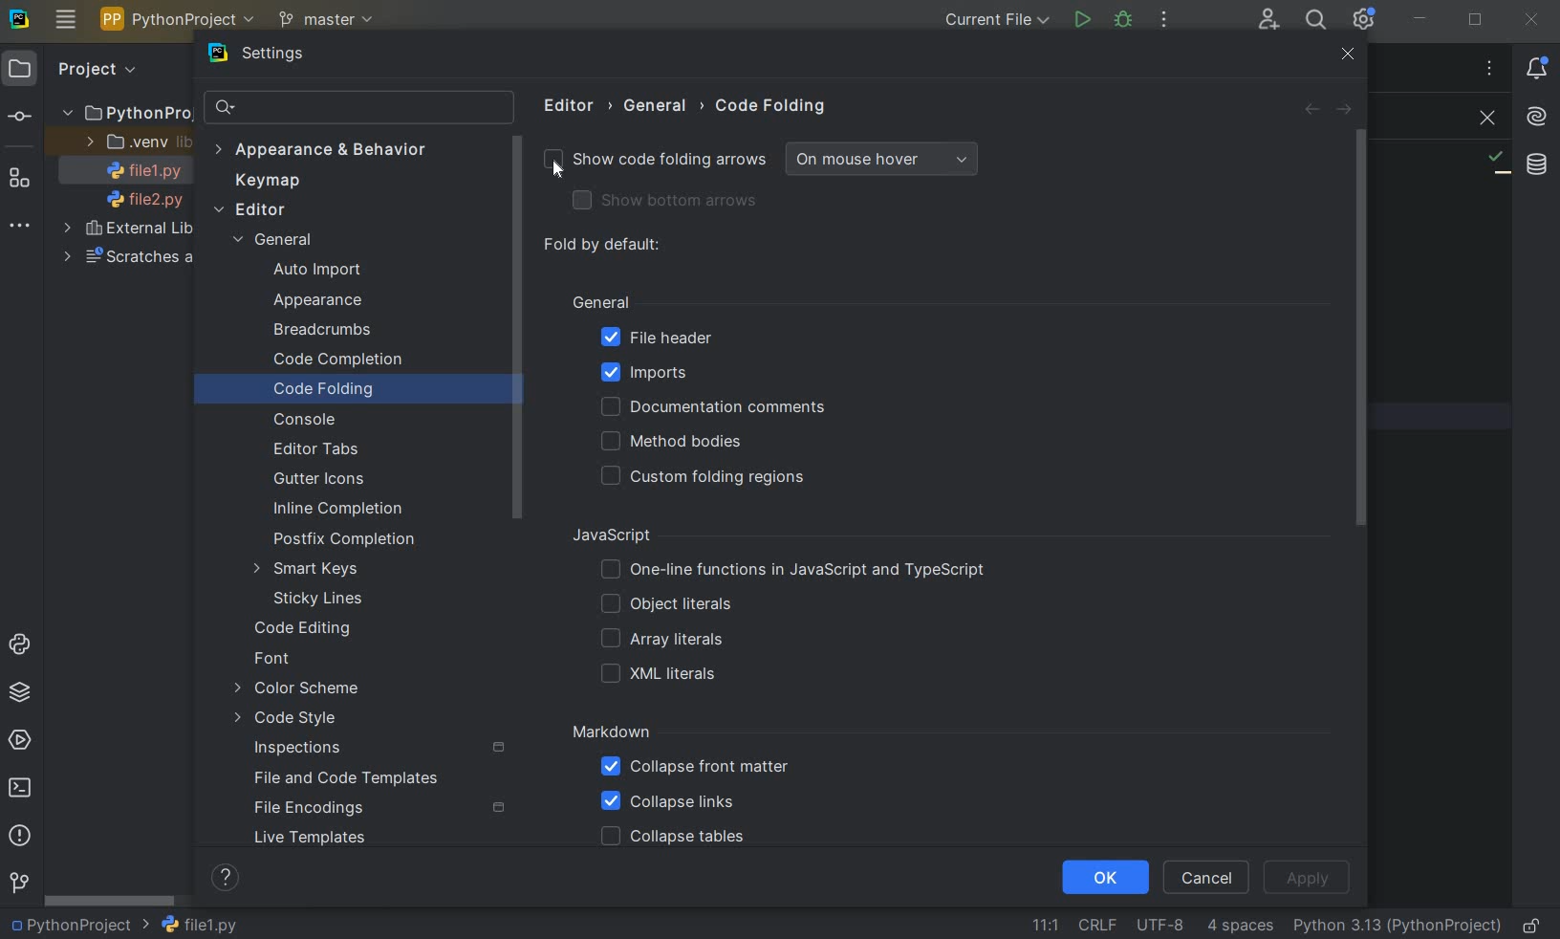 The height and width of the screenshot is (939, 1560). Describe the element at coordinates (19, 117) in the screenshot. I see `COMMIT` at that location.